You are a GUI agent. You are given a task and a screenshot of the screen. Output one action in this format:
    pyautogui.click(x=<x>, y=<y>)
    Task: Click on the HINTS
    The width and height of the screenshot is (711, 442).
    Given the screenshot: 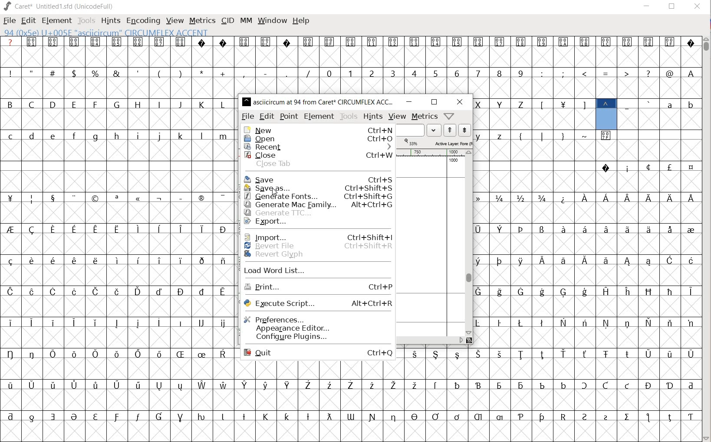 What is the action you would take?
    pyautogui.click(x=111, y=20)
    